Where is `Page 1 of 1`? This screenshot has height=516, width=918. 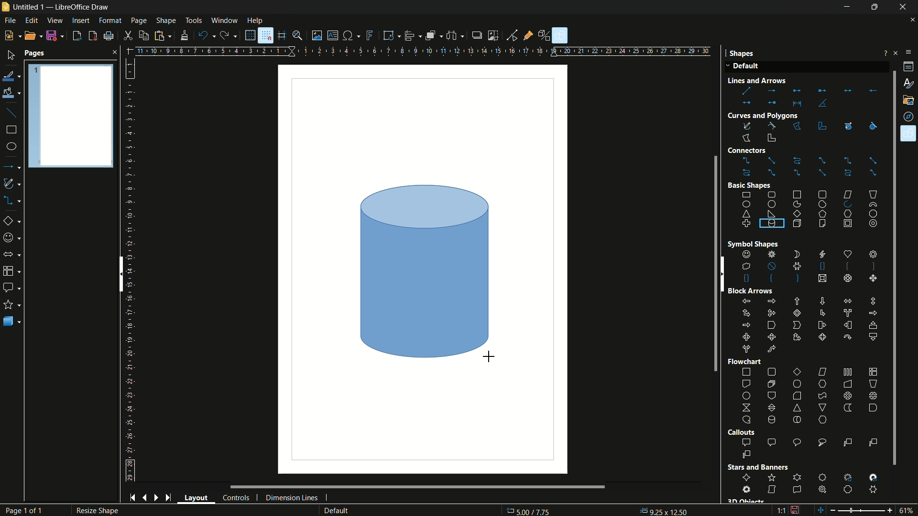
Page 1 of 1 is located at coordinates (28, 510).